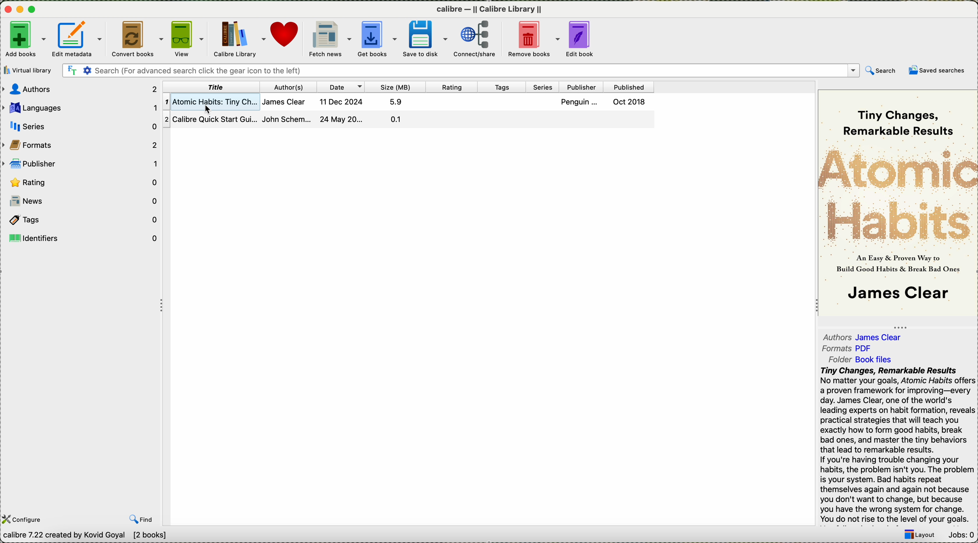 The width and height of the screenshot is (978, 543). What do you see at coordinates (581, 87) in the screenshot?
I see `publisher` at bounding box center [581, 87].